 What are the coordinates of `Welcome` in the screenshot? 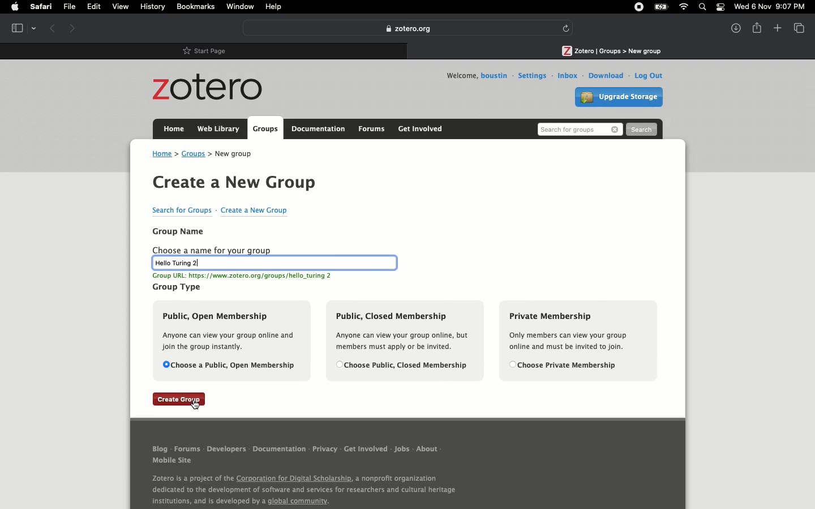 It's located at (458, 75).